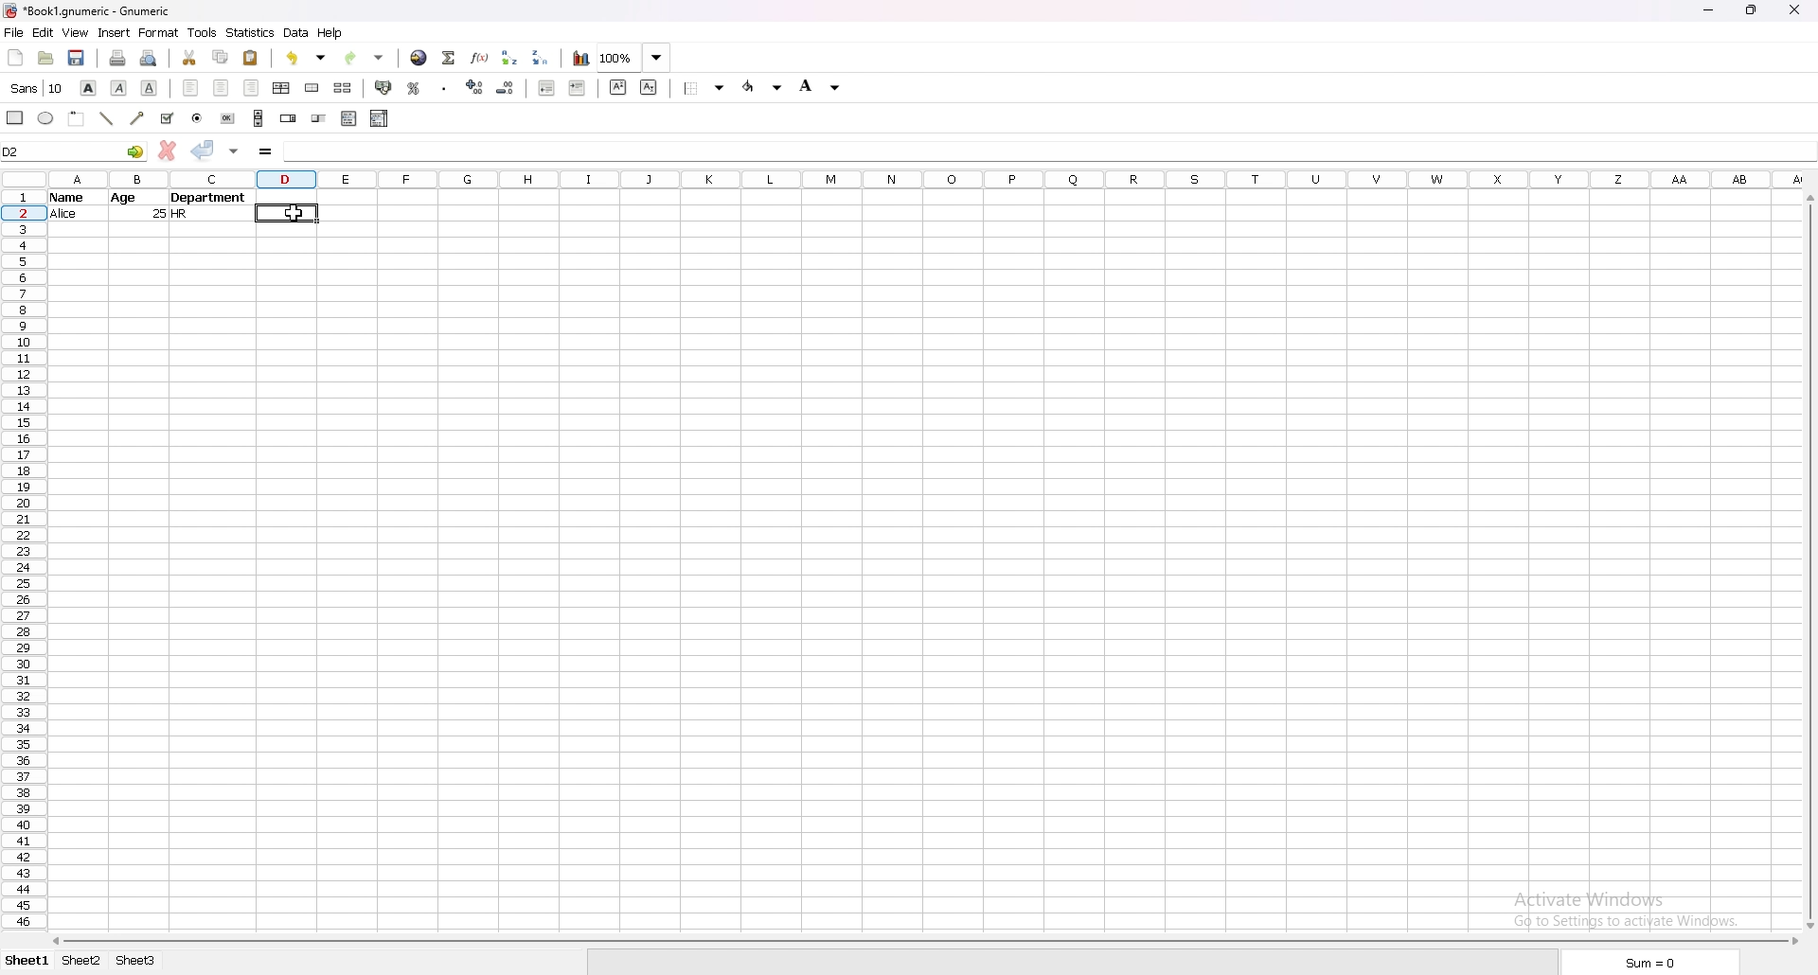 The width and height of the screenshot is (1818, 975). What do you see at coordinates (27, 961) in the screenshot?
I see `sheet 1` at bounding box center [27, 961].